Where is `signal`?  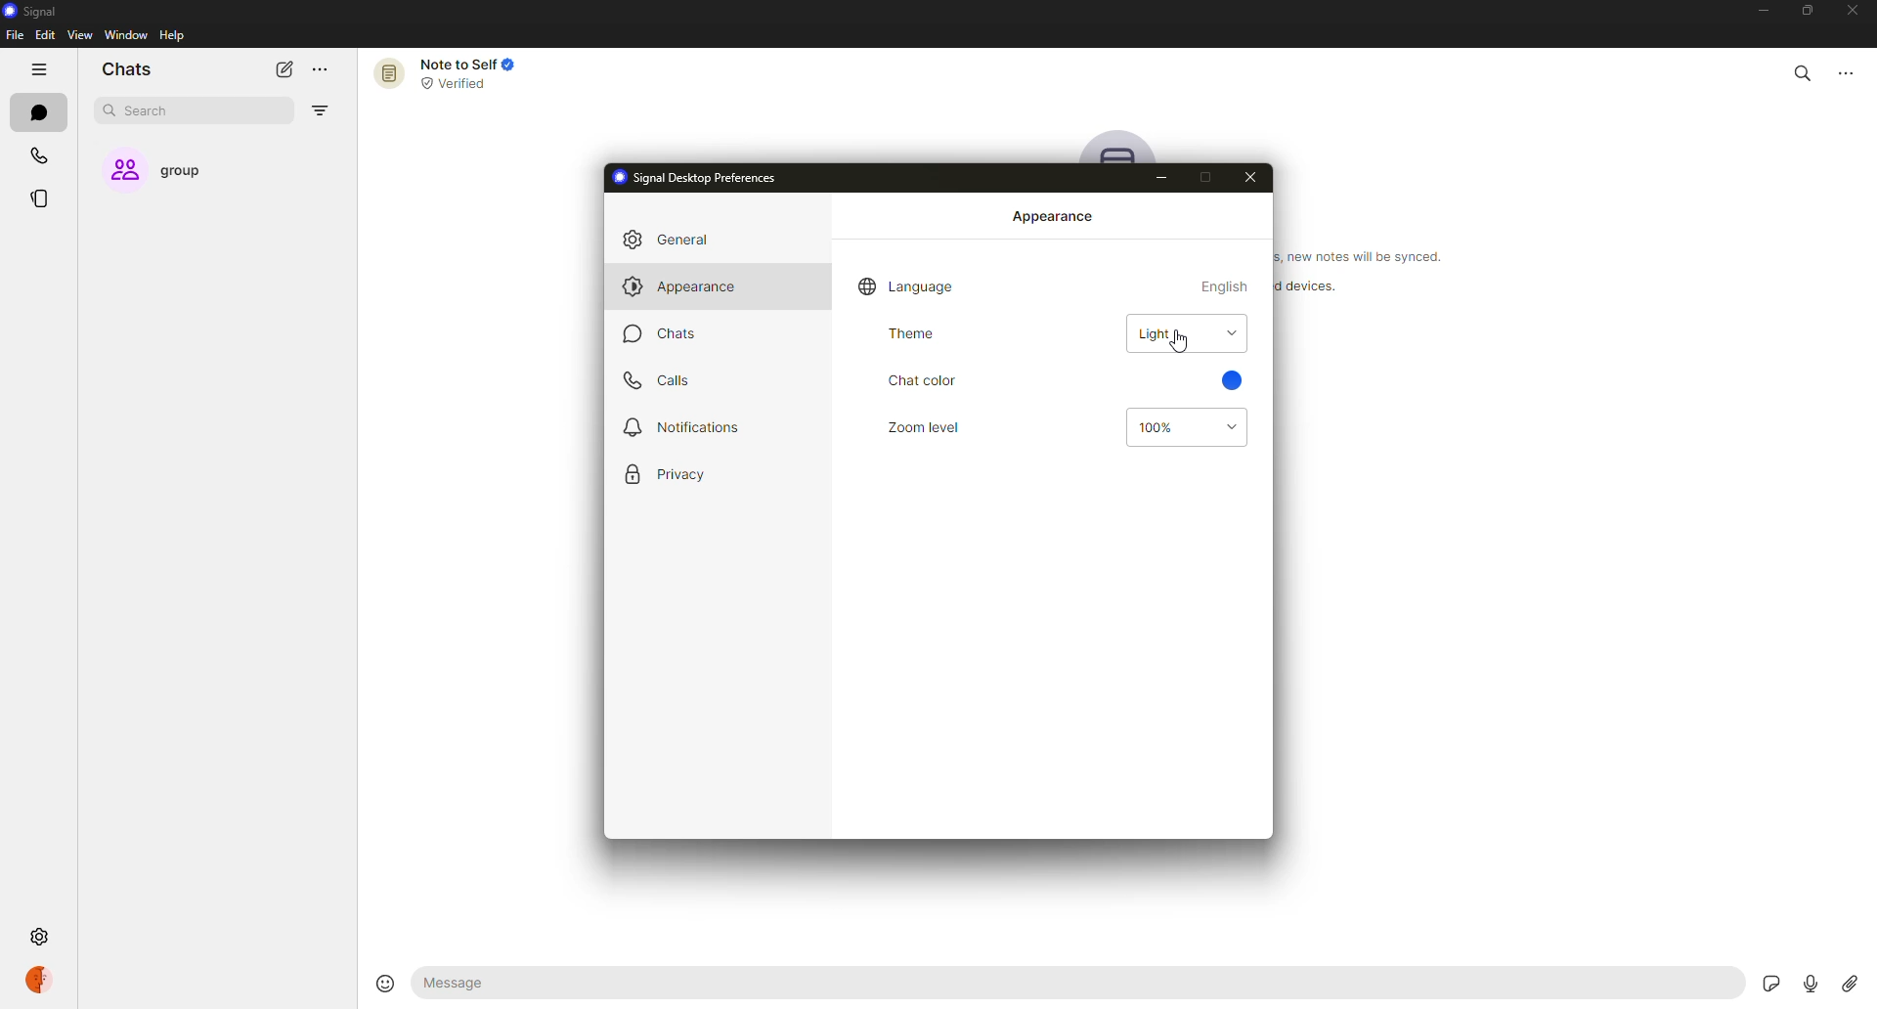 signal is located at coordinates (29, 13).